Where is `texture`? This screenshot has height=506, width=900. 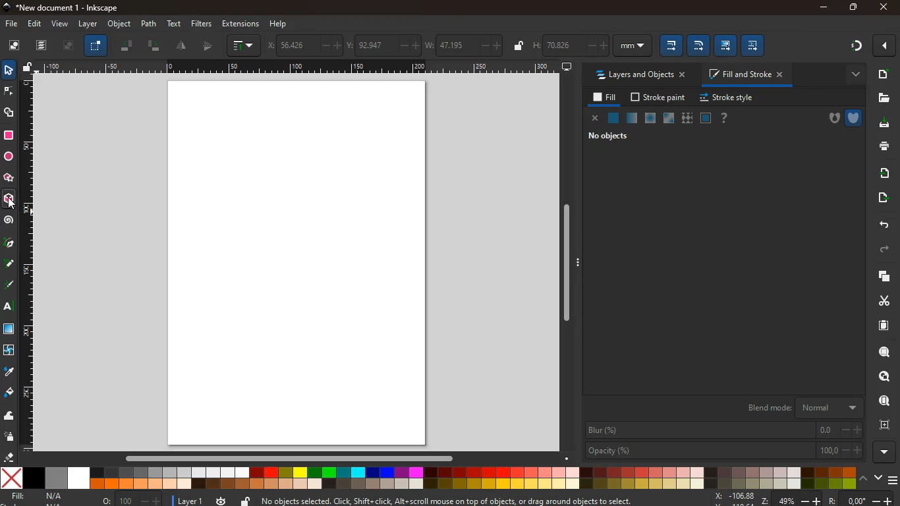 texture is located at coordinates (687, 118).